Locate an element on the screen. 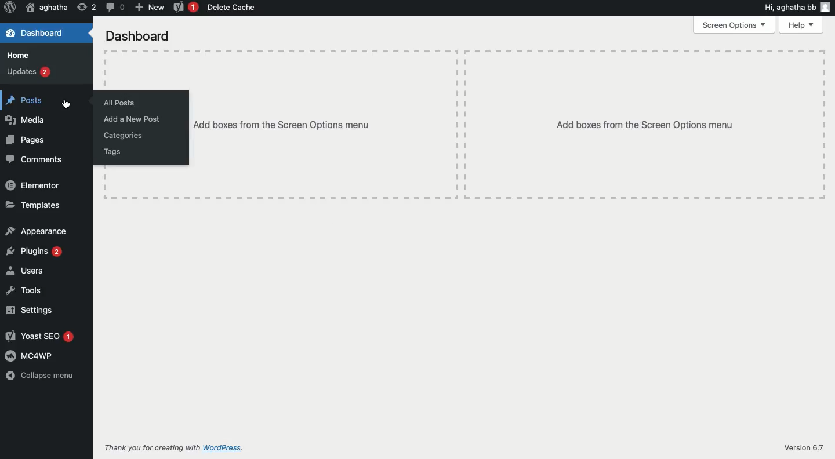 This screenshot has width=835, height=459. Delete Cache is located at coordinates (231, 8).